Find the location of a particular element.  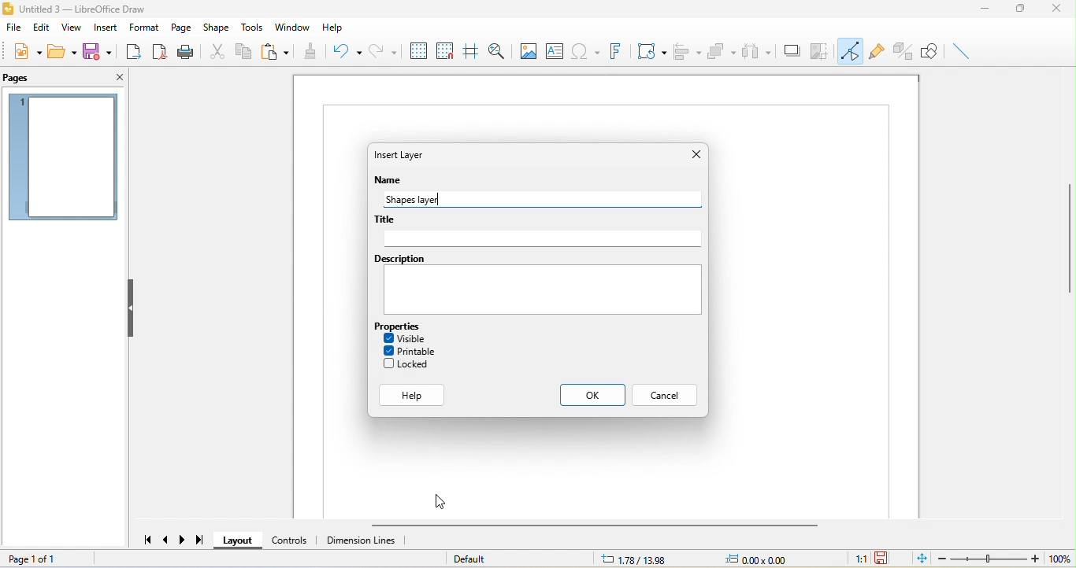

previous page is located at coordinates (166, 541).